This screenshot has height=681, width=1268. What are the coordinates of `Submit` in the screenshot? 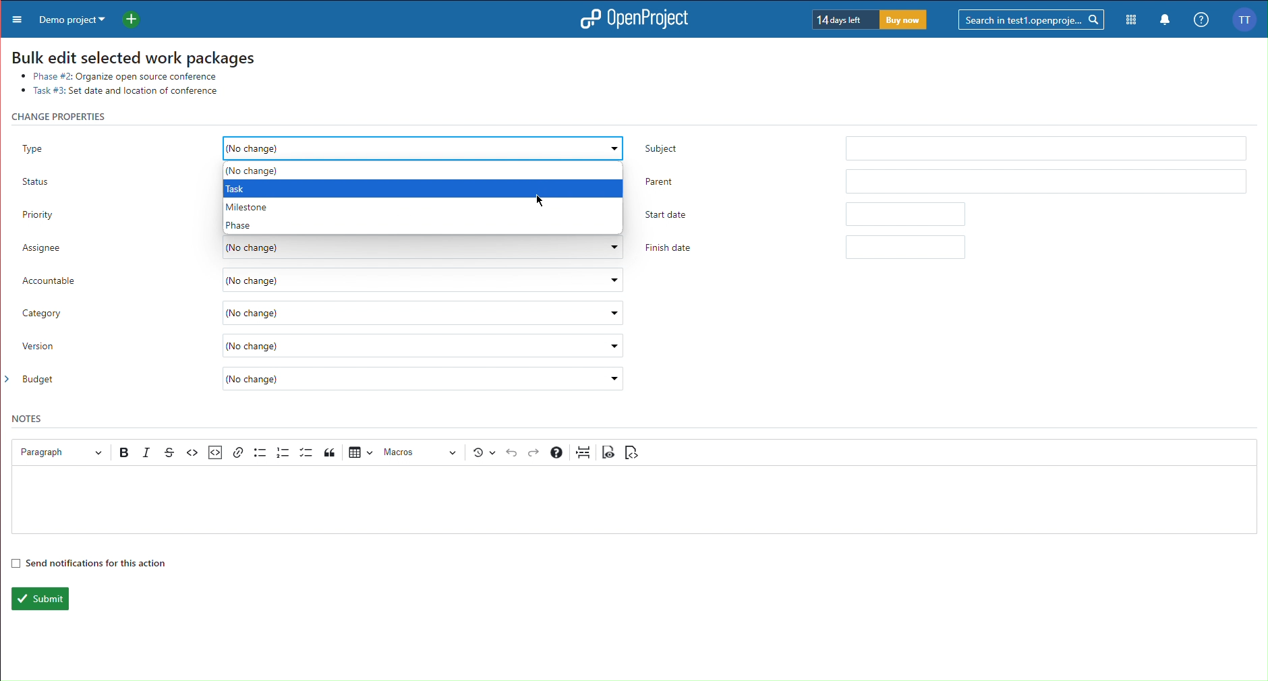 It's located at (38, 599).